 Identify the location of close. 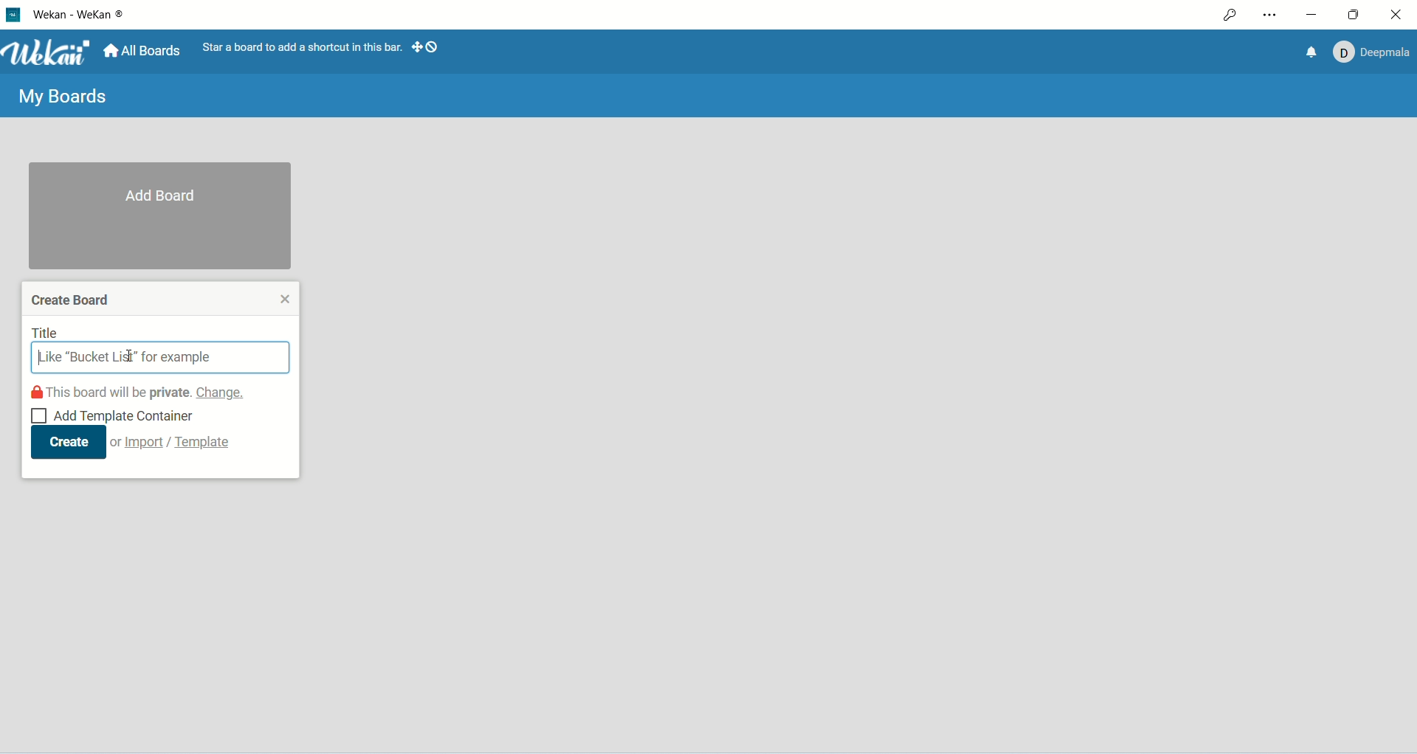
(285, 298).